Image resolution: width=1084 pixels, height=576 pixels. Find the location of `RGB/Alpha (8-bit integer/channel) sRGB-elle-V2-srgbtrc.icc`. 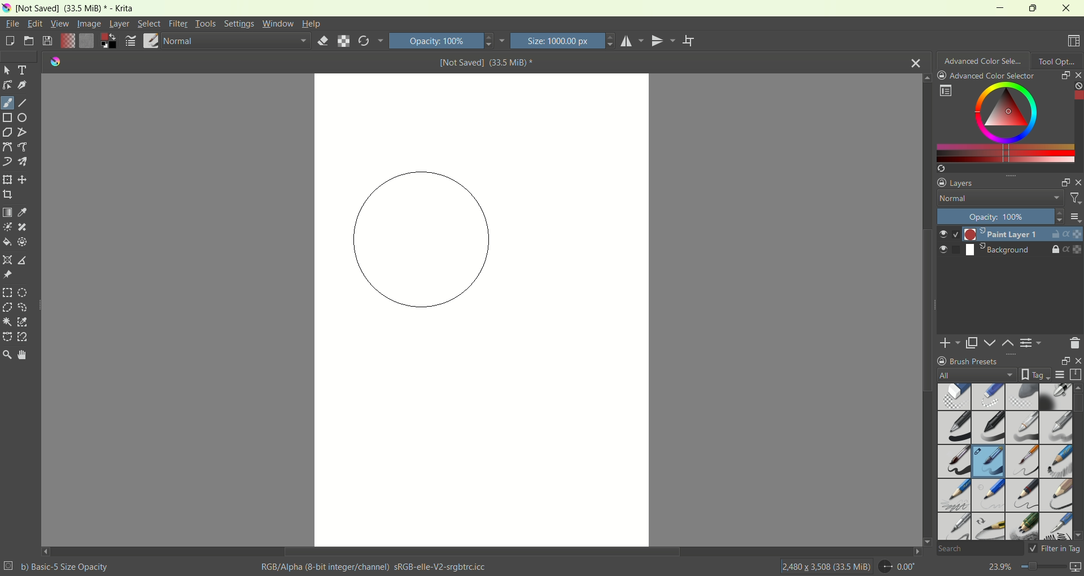

RGB/Alpha (8-bit integer/channel) sRGB-elle-V2-srgbtrc.icc is located at coordinates (376, 567).